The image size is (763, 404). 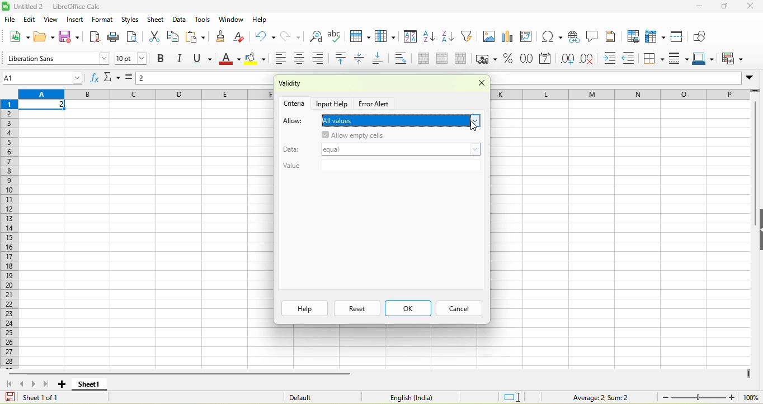 I want to click on input help, so click(x=333, y=103).